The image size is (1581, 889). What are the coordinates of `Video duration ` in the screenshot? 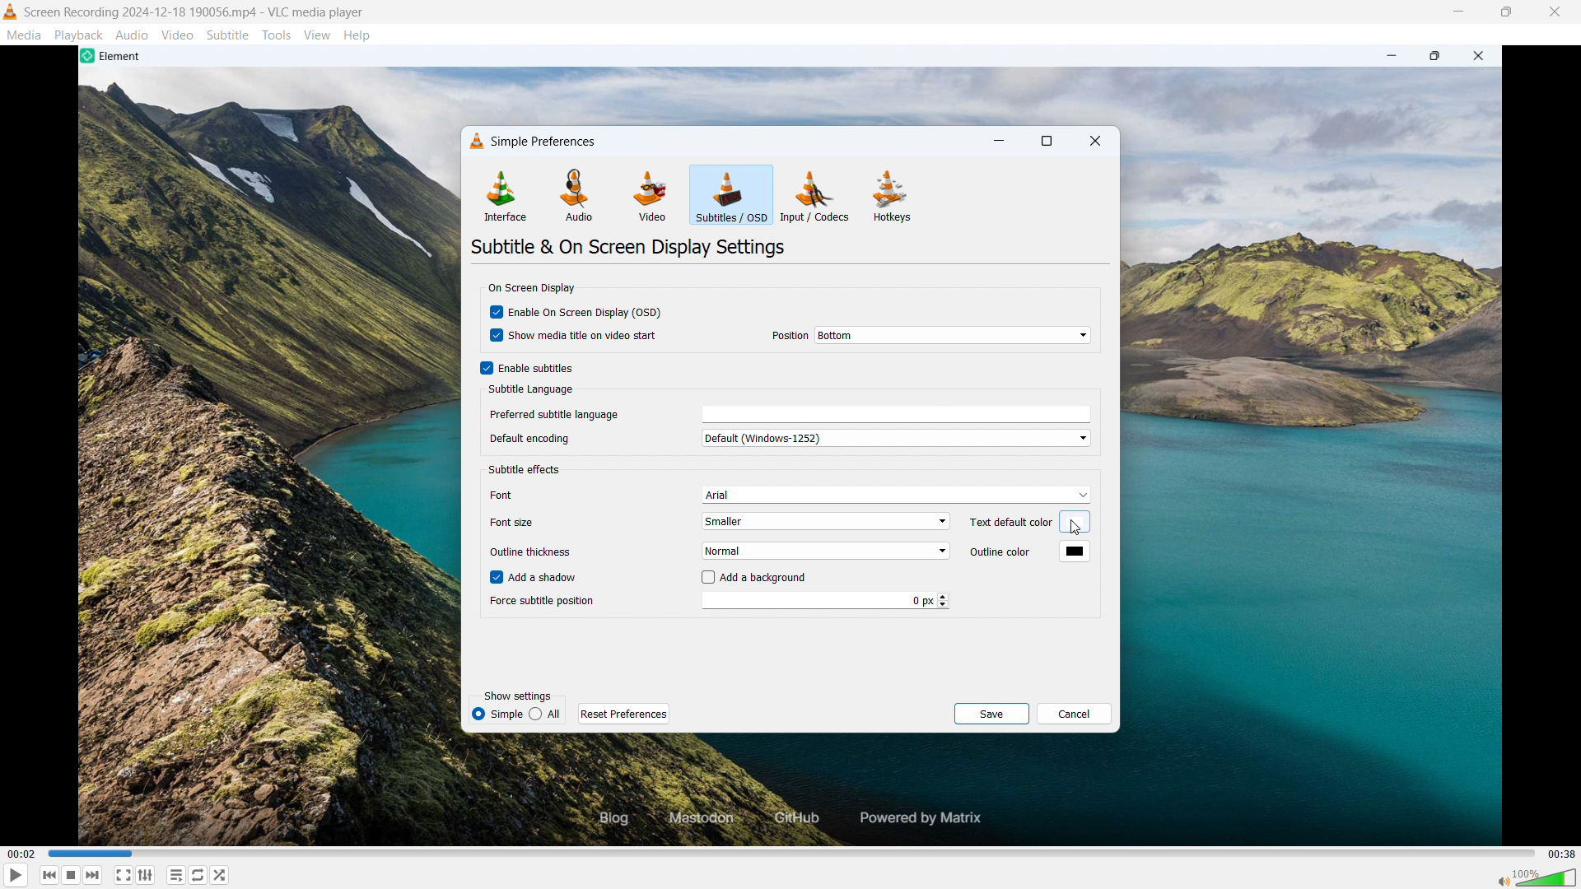 It's located at (1561, 854).